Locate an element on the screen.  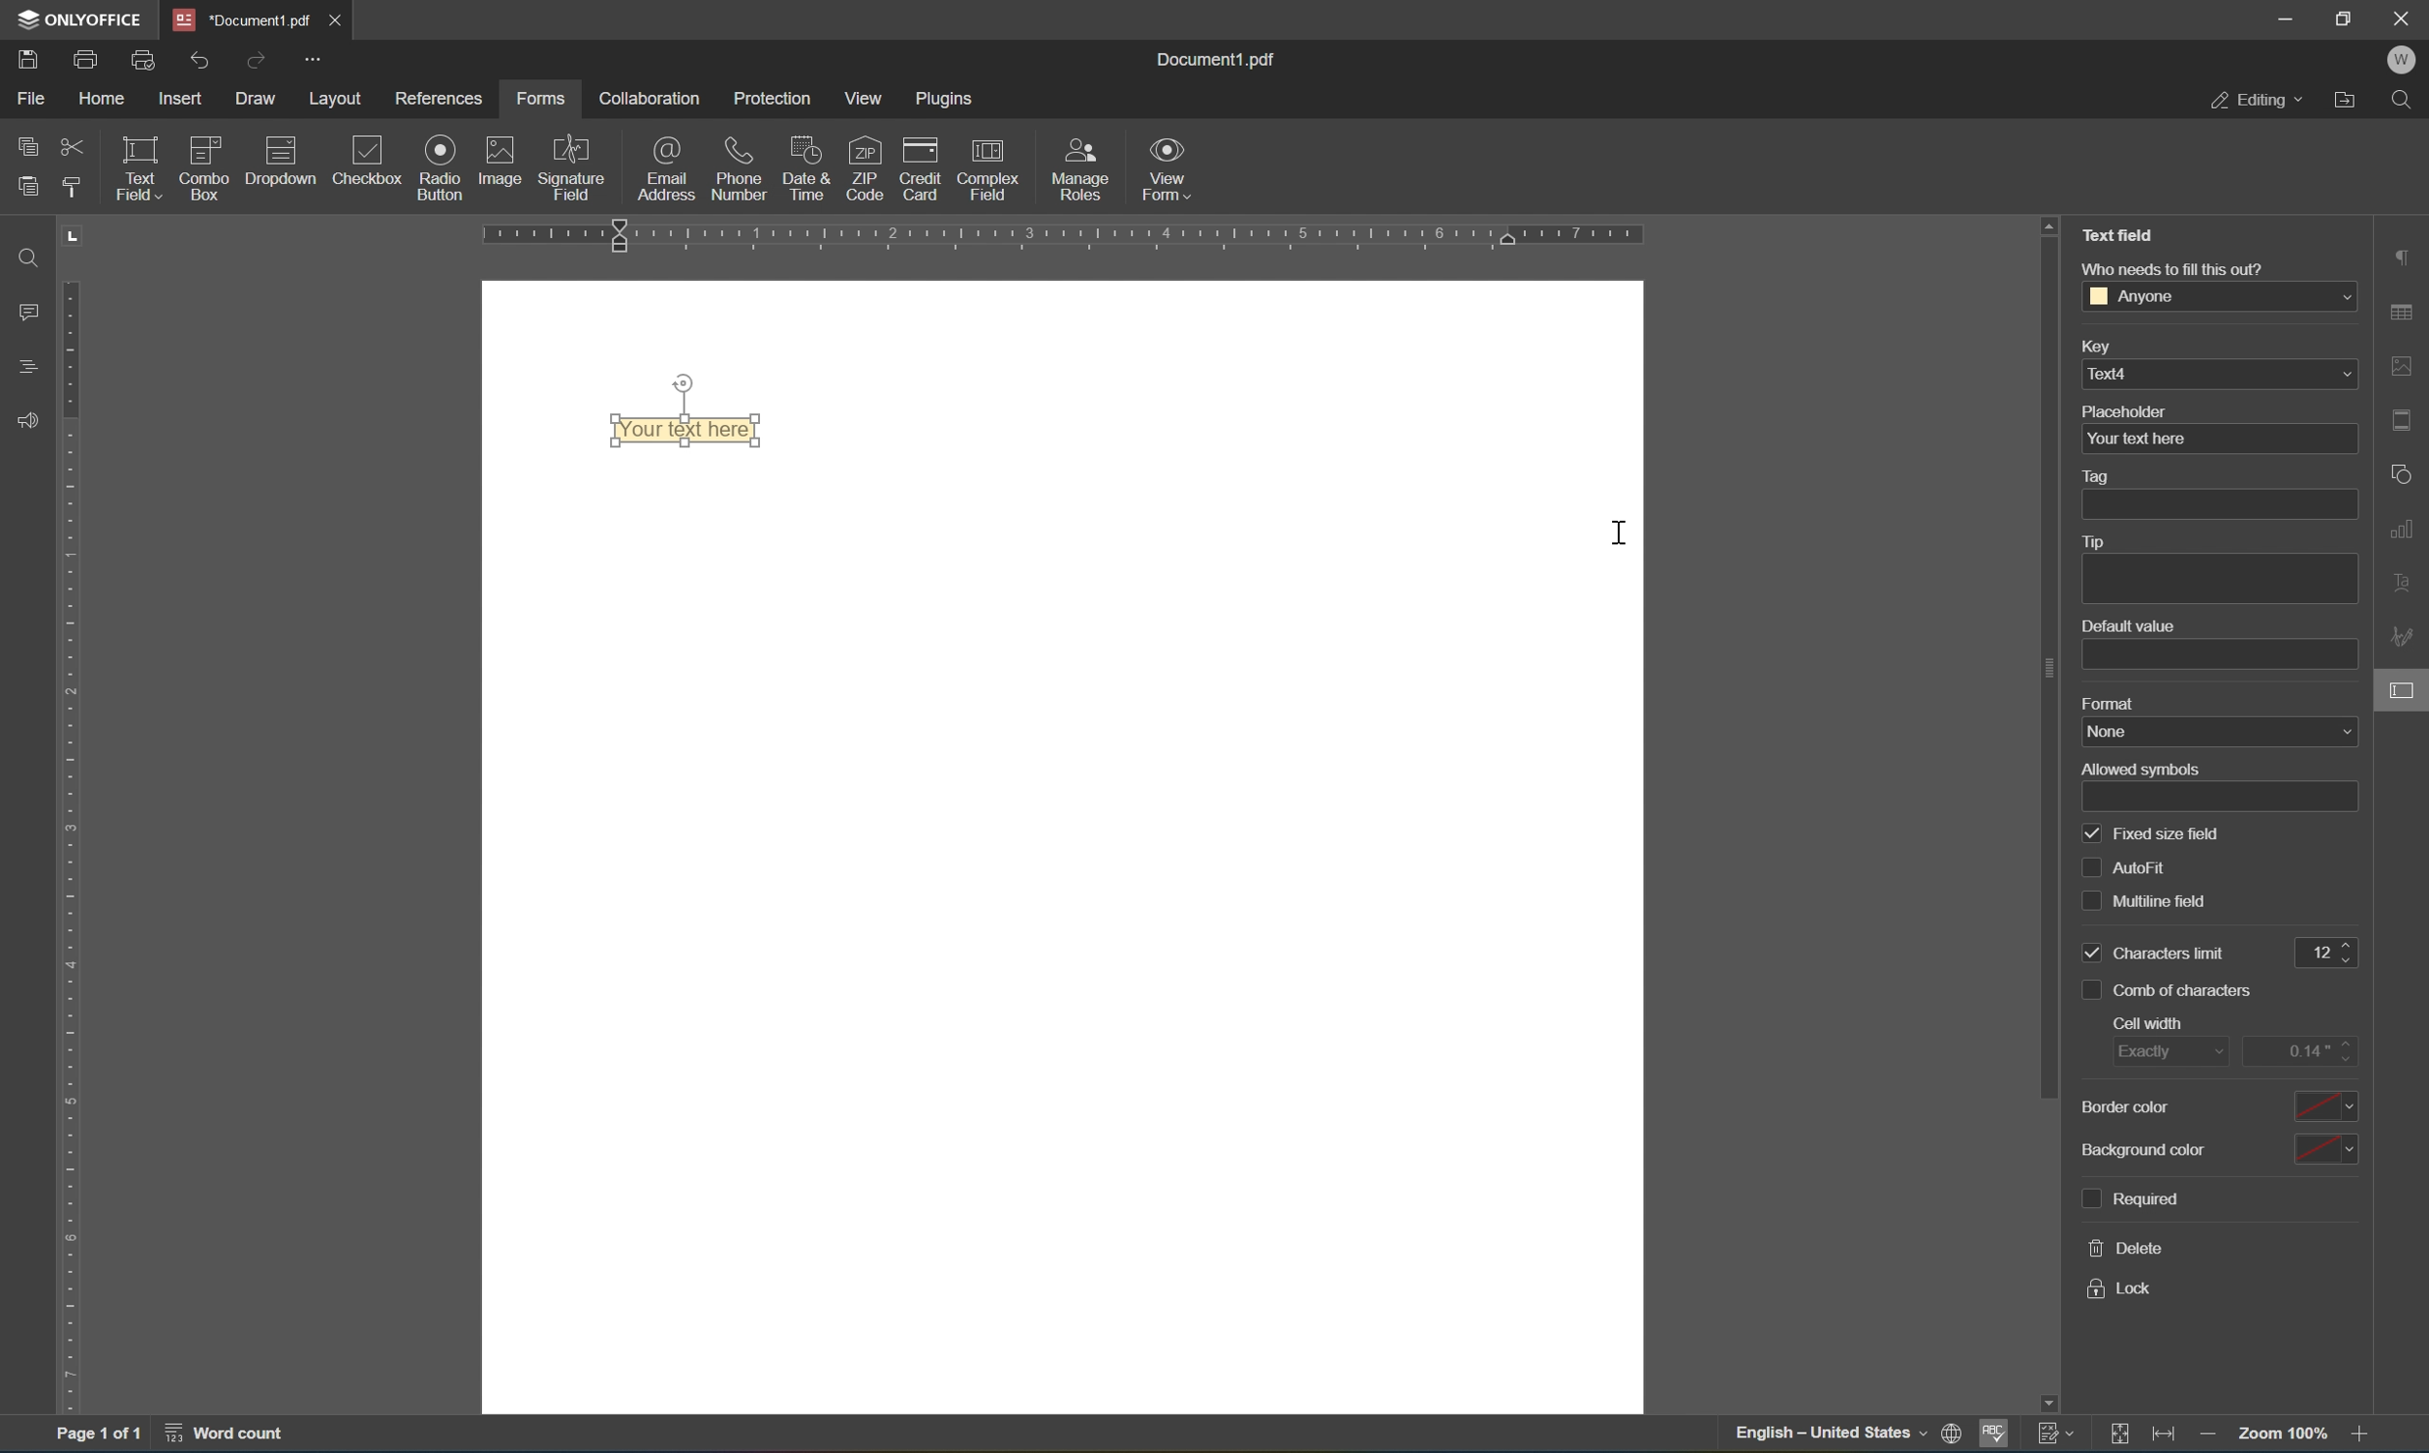
layout is located at coordinates (332, 96).